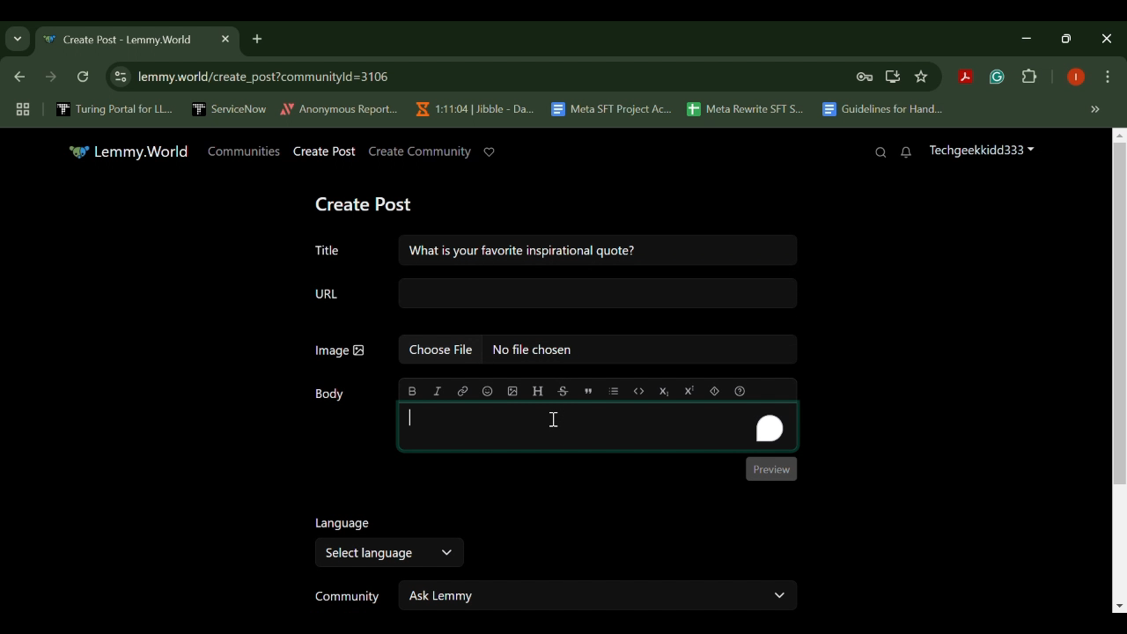 This screenshot has height=634, width=1127. I want to click on 1:11:04 | Jibble - Da..., so click(474, 109).